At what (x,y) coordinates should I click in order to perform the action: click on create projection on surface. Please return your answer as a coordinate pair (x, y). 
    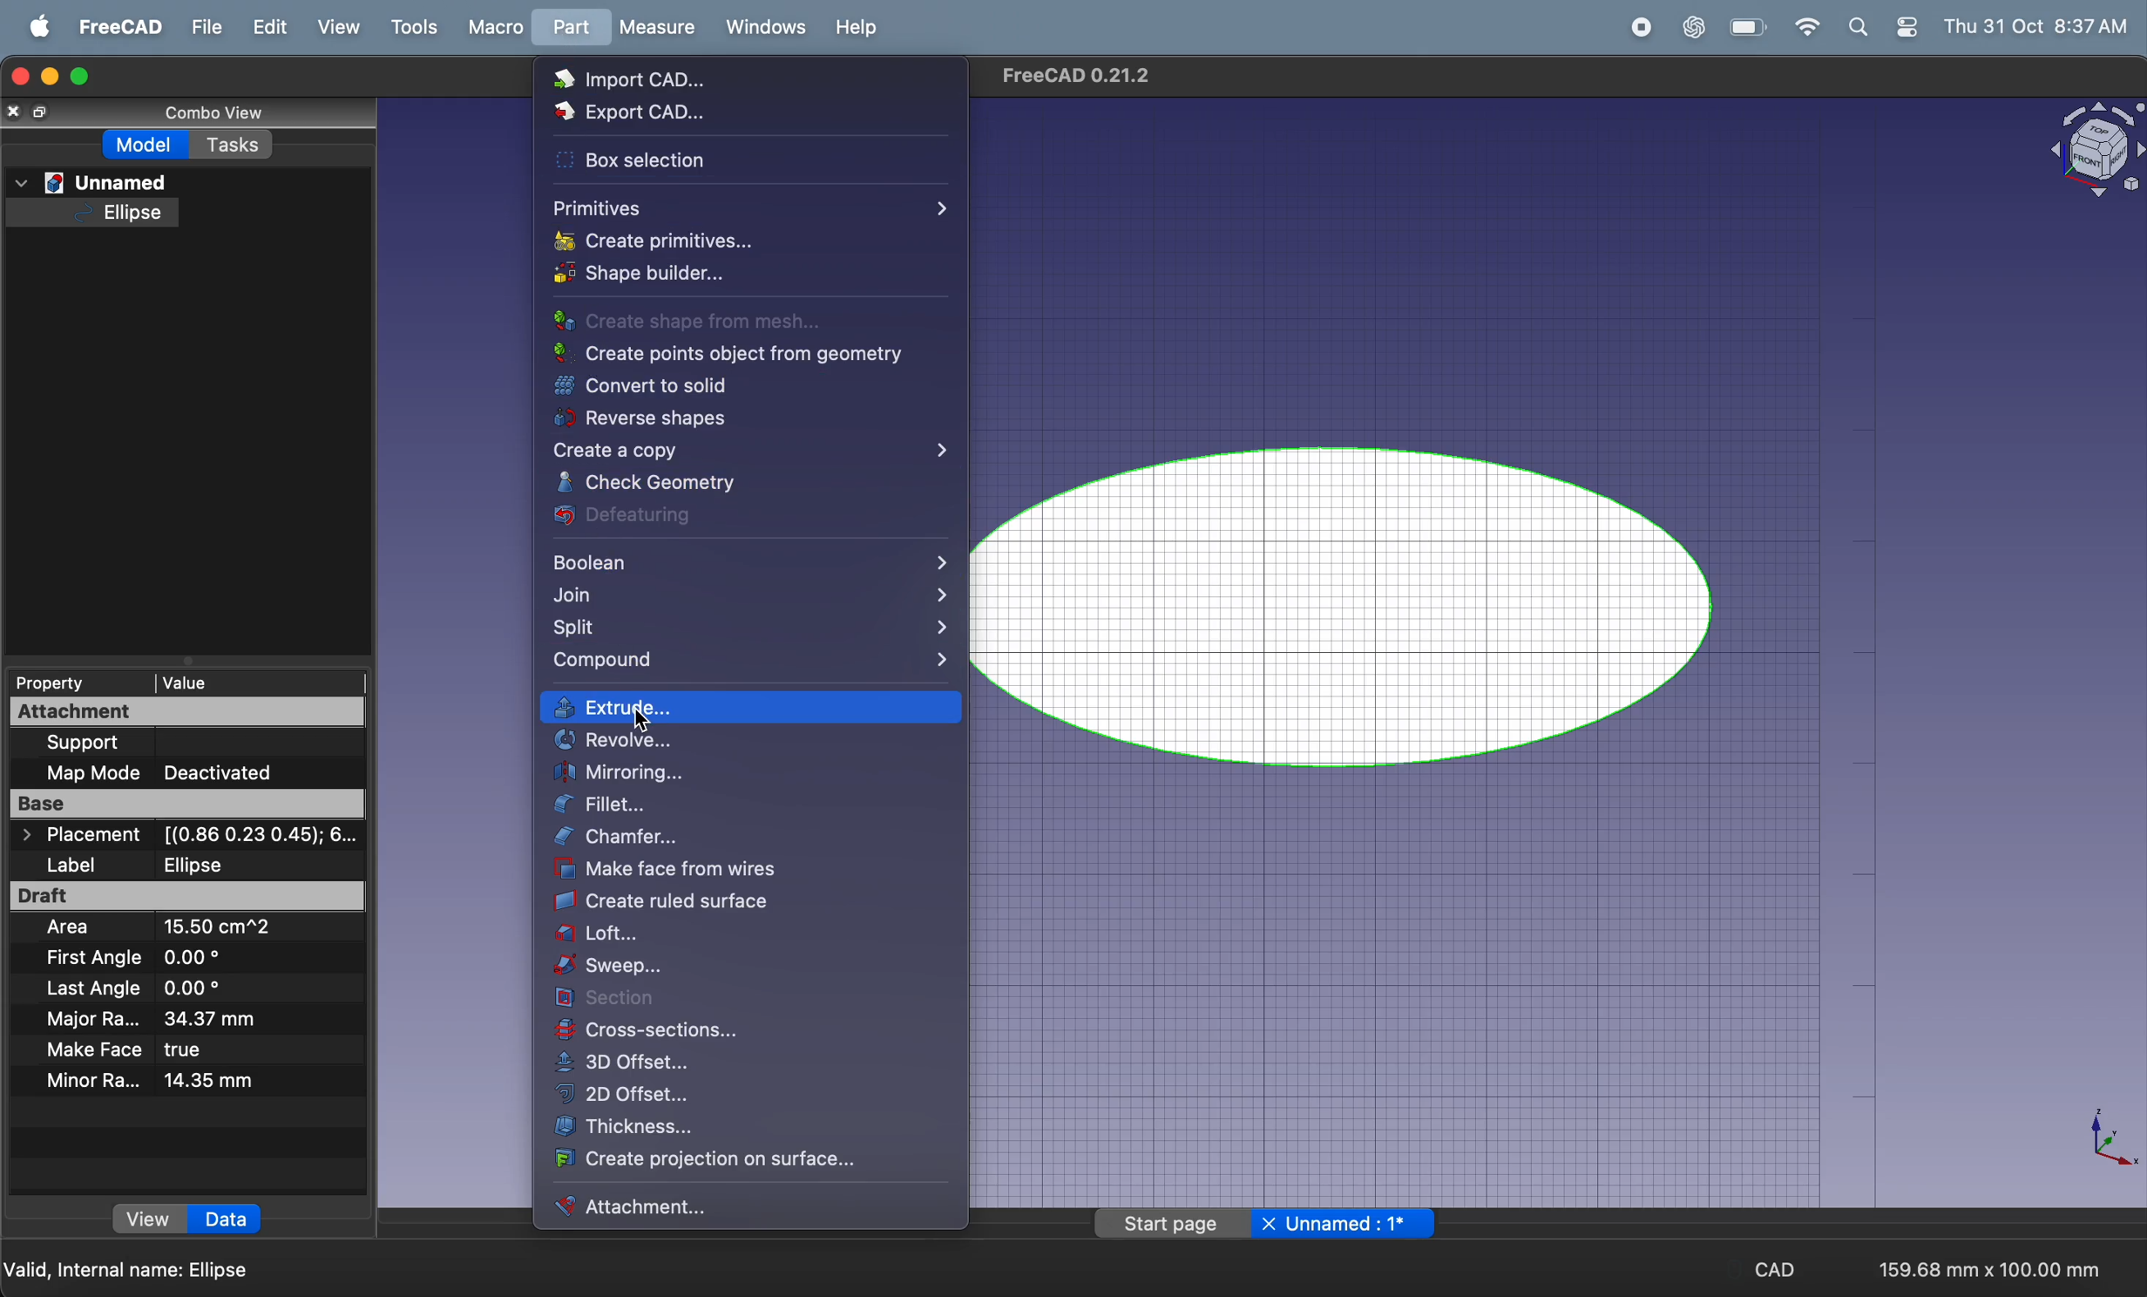
    Looking at the image, I should click on (727, 1163).